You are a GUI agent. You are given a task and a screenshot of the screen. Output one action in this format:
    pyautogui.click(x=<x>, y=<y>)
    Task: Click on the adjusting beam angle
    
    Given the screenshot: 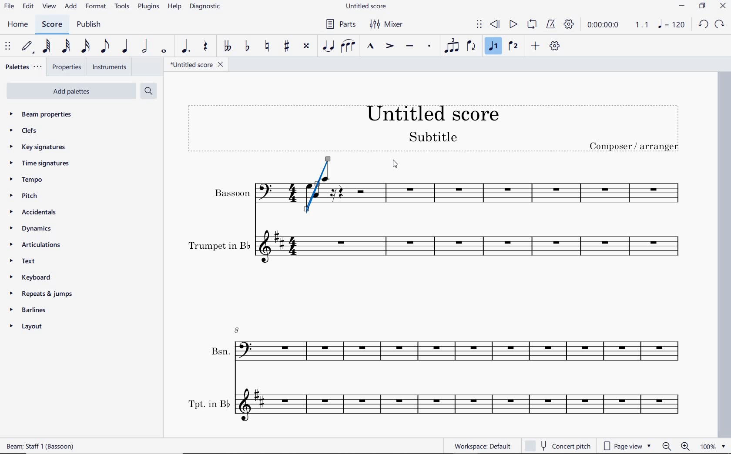 What is the action you would take?
    pyautogui.click(x=320, y=187)
    